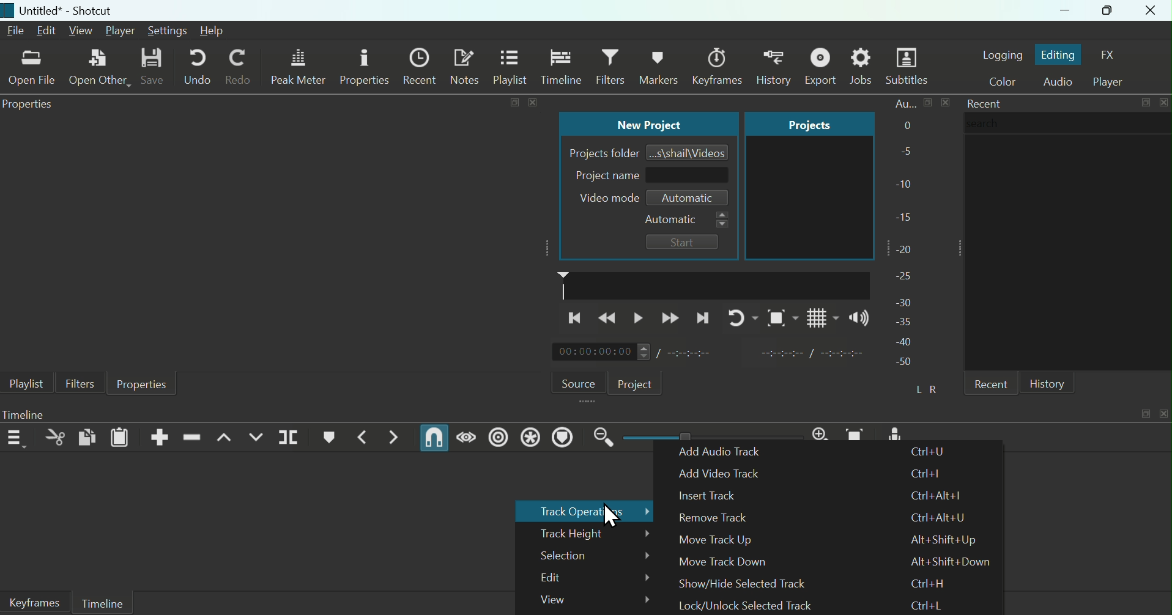 Image resolution: width=1172 pixels, height=615 pixels. Describe the element at coordinates (930, 453) in the screenshot. I see `Ctrl+U` at that location.